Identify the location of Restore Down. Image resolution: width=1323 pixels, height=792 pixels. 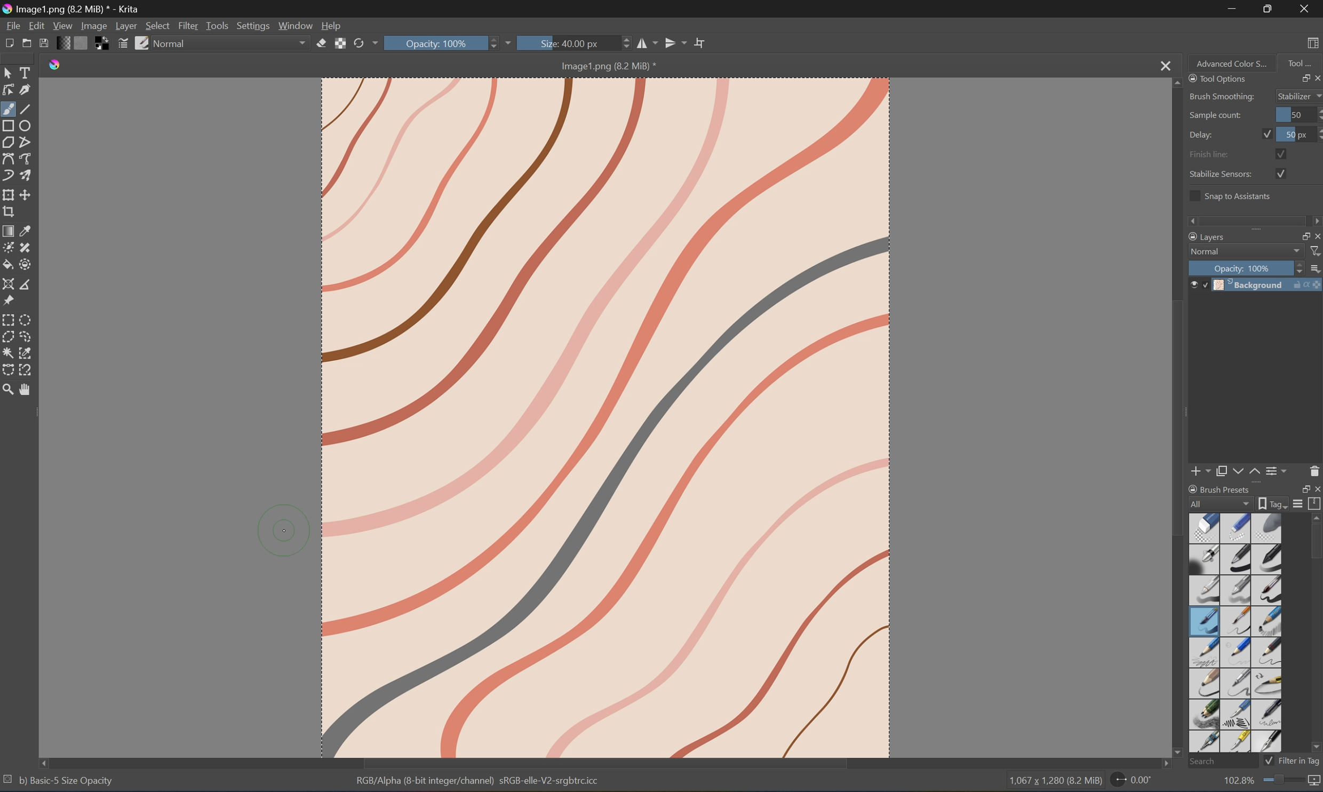
(1301, 489).